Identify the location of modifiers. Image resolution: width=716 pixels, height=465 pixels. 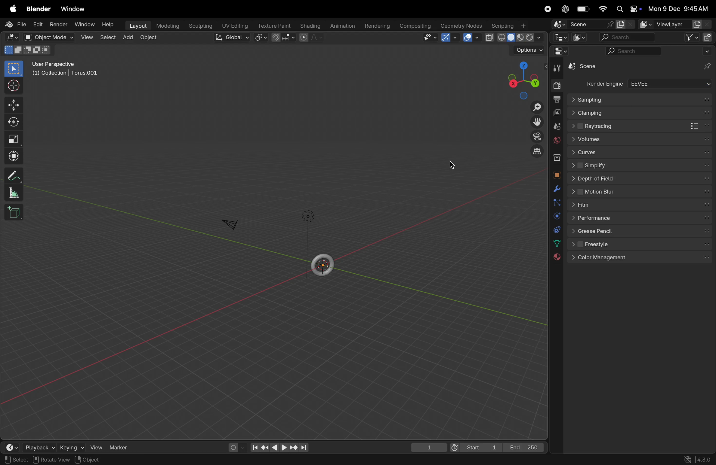
(556, 189).